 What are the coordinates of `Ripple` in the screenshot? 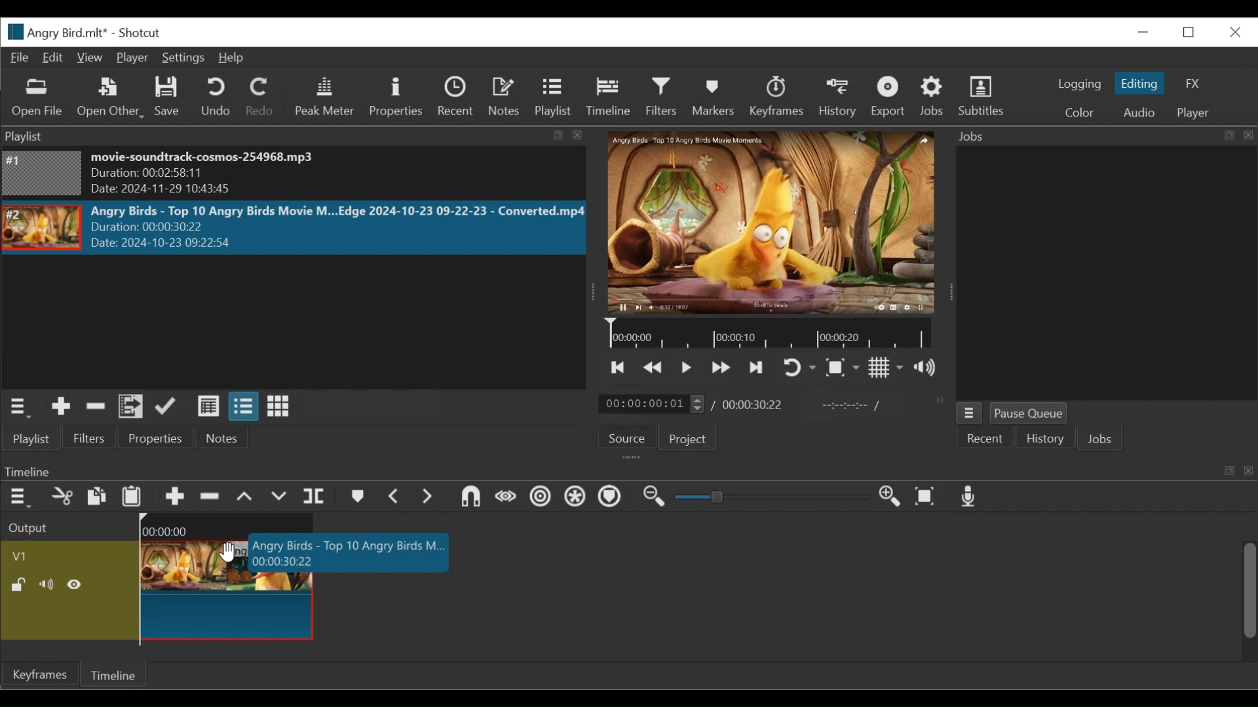 It's located at (540, 499).